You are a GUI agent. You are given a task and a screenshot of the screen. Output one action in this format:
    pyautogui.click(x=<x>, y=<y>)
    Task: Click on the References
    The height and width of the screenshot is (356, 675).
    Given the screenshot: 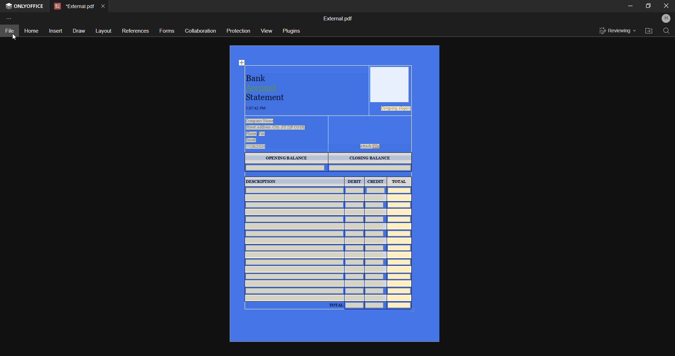 What is the action you would take?
    pyautogui.click(x=134, y=32)
    